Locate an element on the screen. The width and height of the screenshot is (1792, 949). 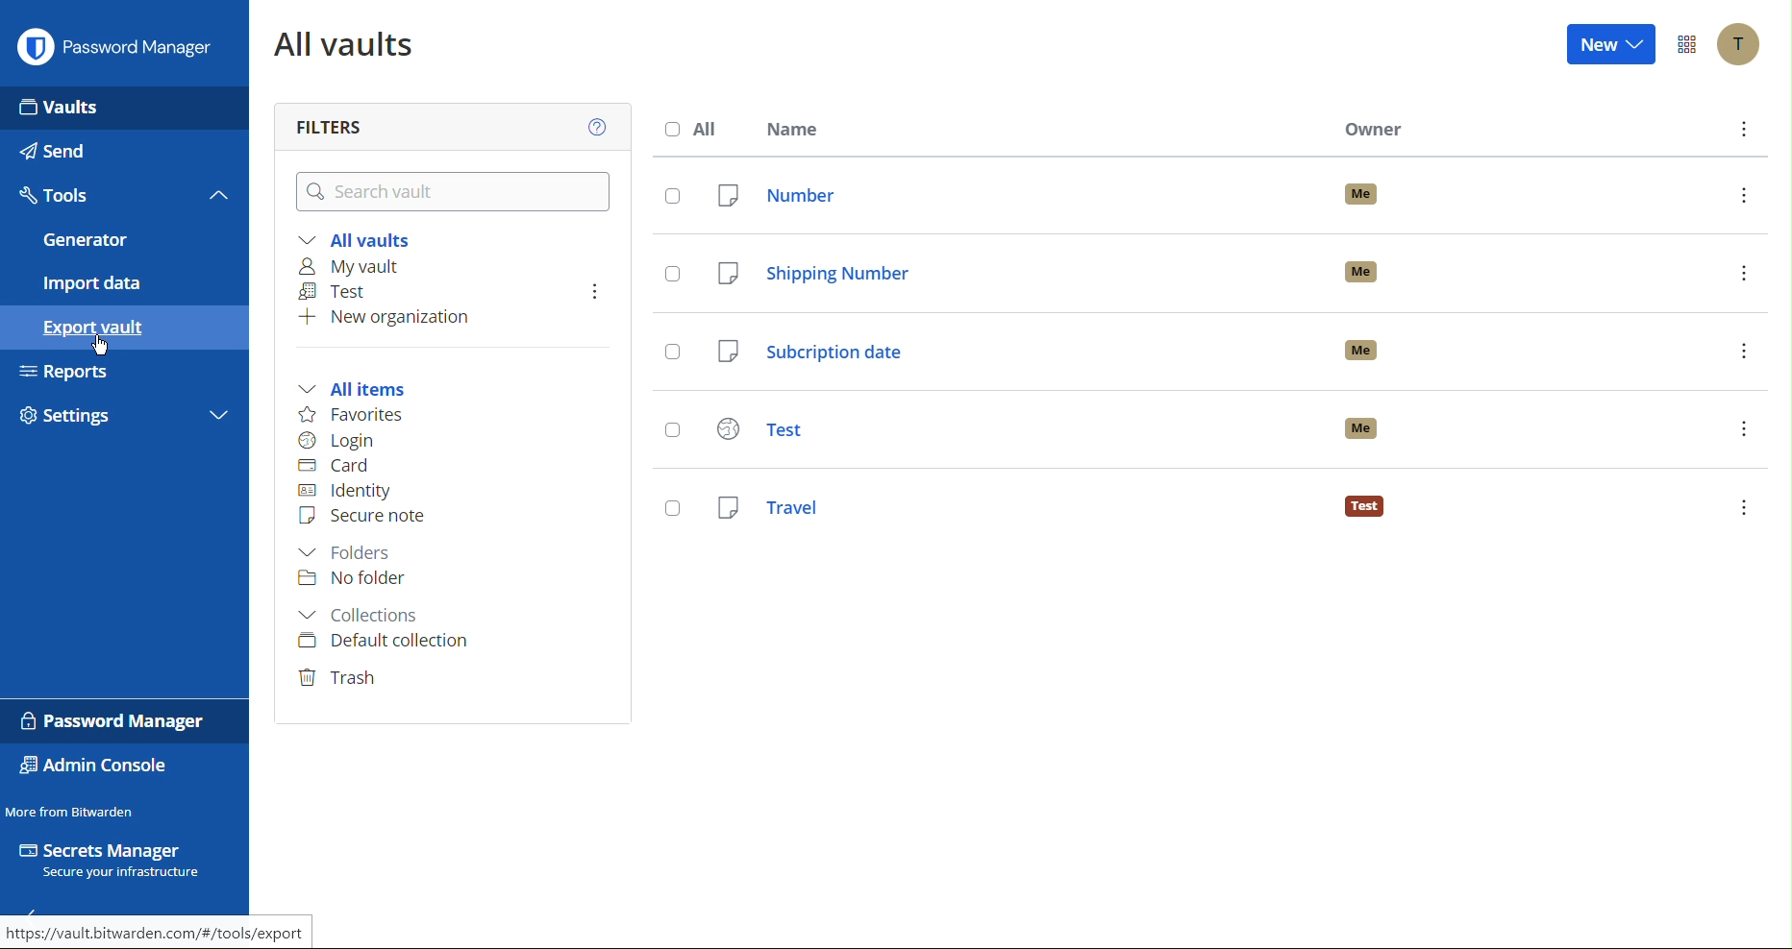
 is located at coordinates (127, 106).